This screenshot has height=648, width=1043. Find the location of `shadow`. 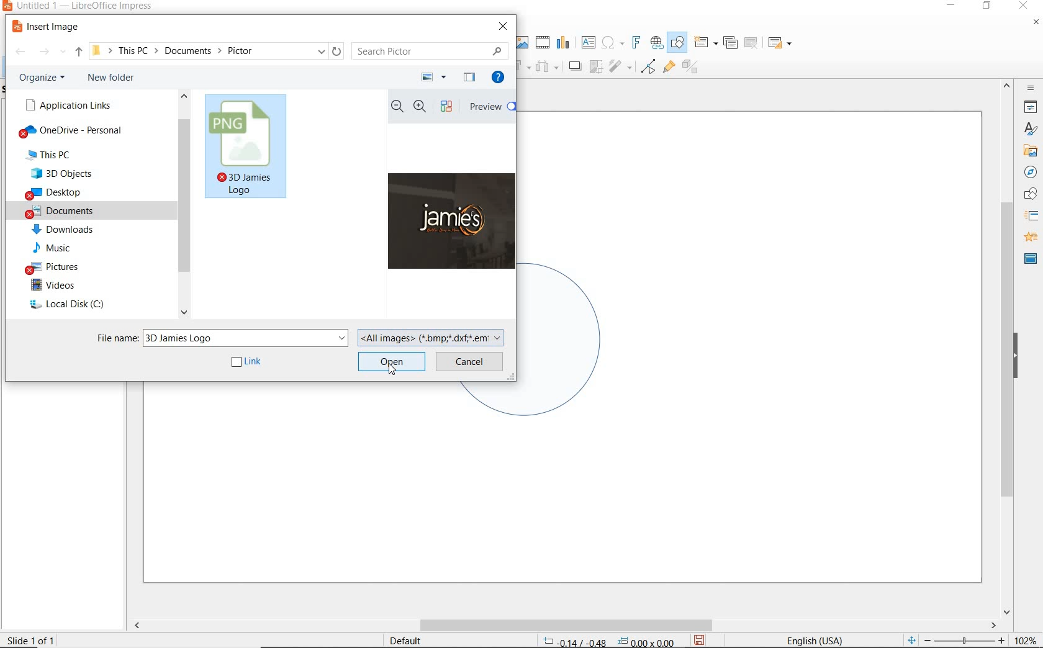

shadow is located at coordinates (574, 65).